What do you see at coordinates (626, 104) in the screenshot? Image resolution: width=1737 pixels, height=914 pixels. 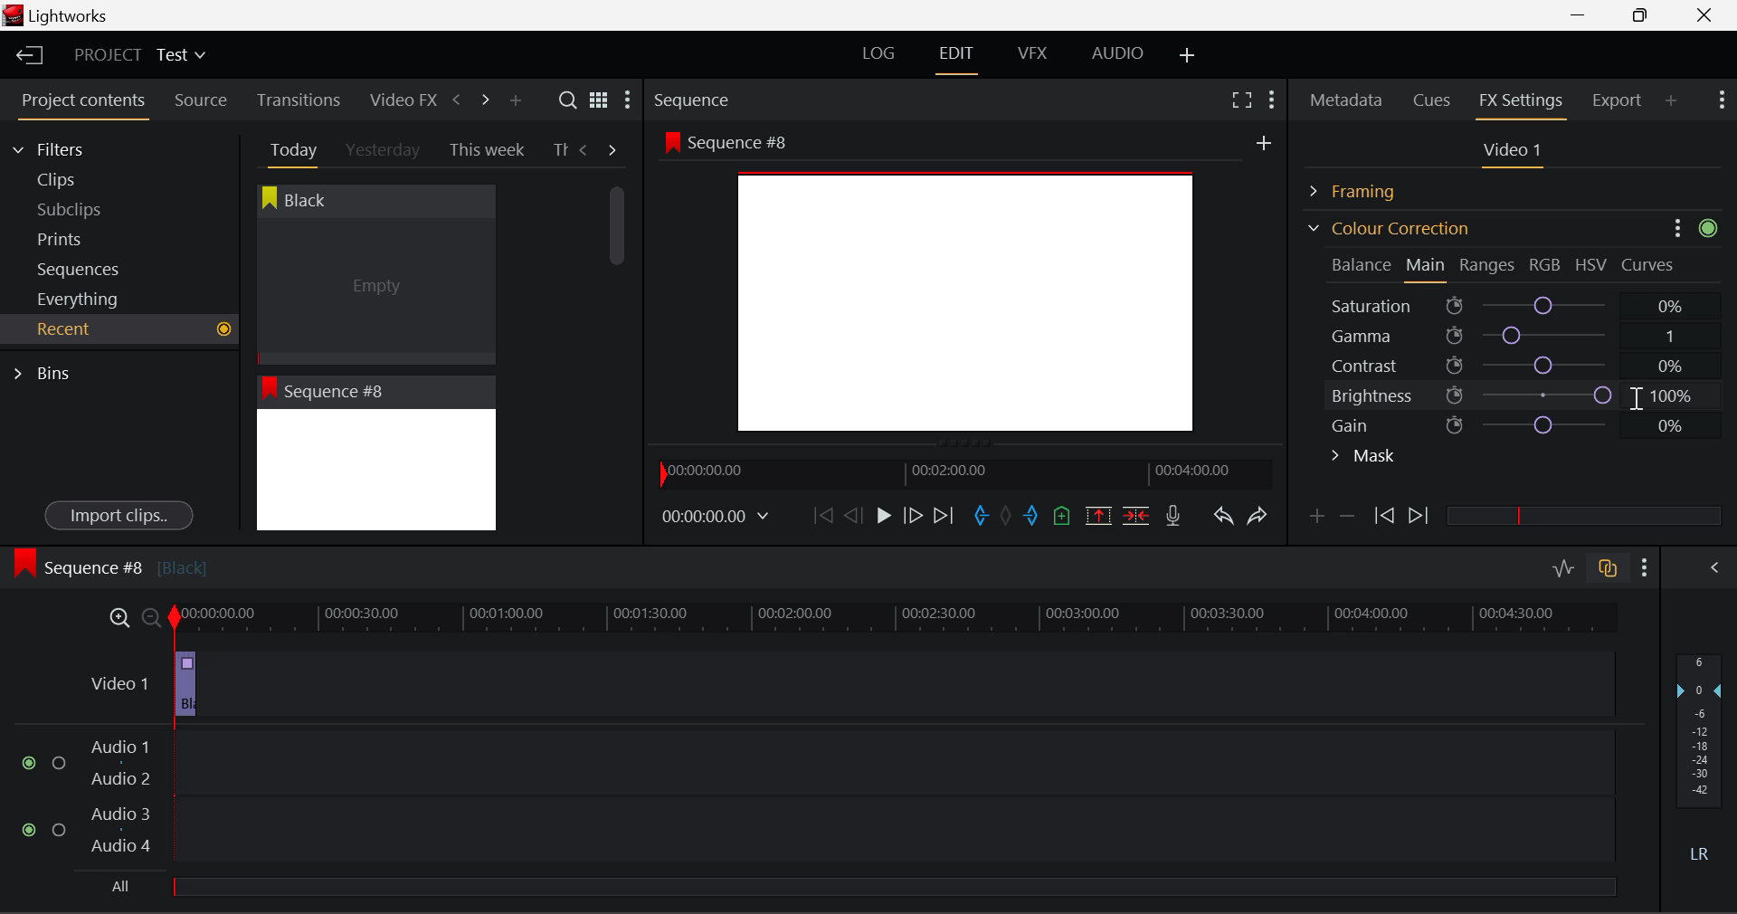 I see `Show Settings` at bounding box center [626, 104].